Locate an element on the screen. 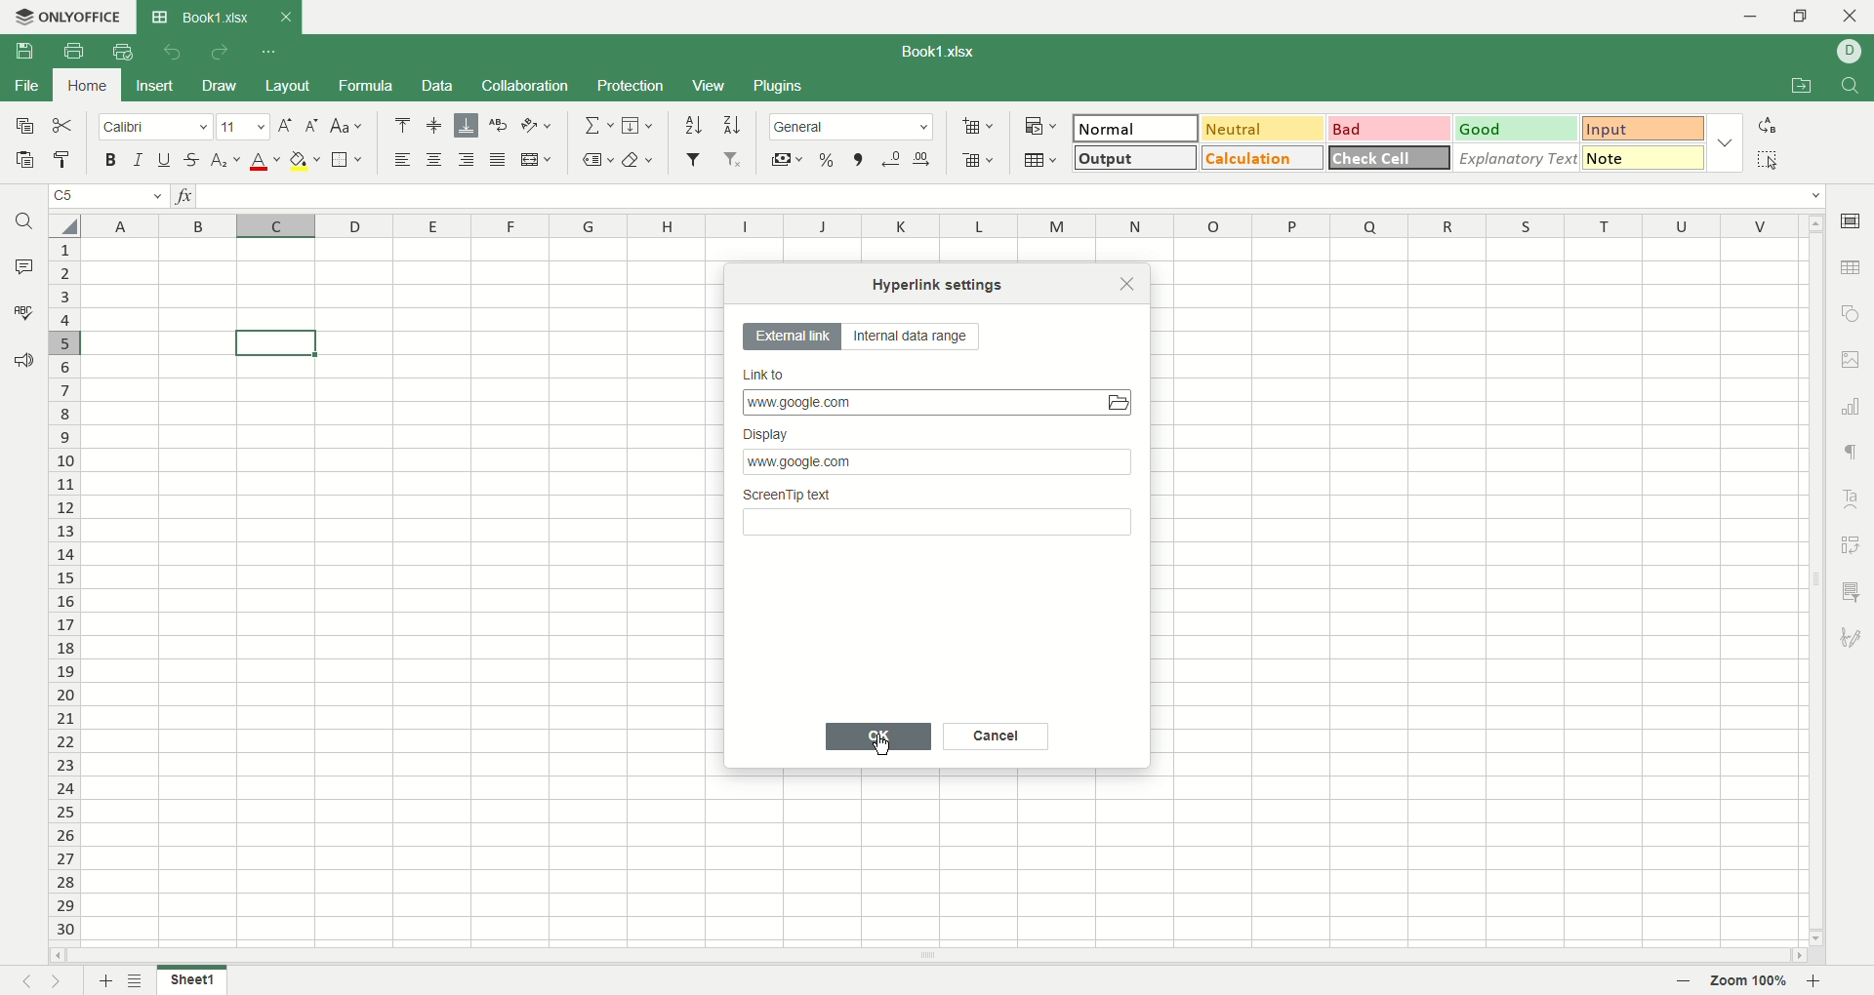  signature settings is located at coordinates (1852, 640).